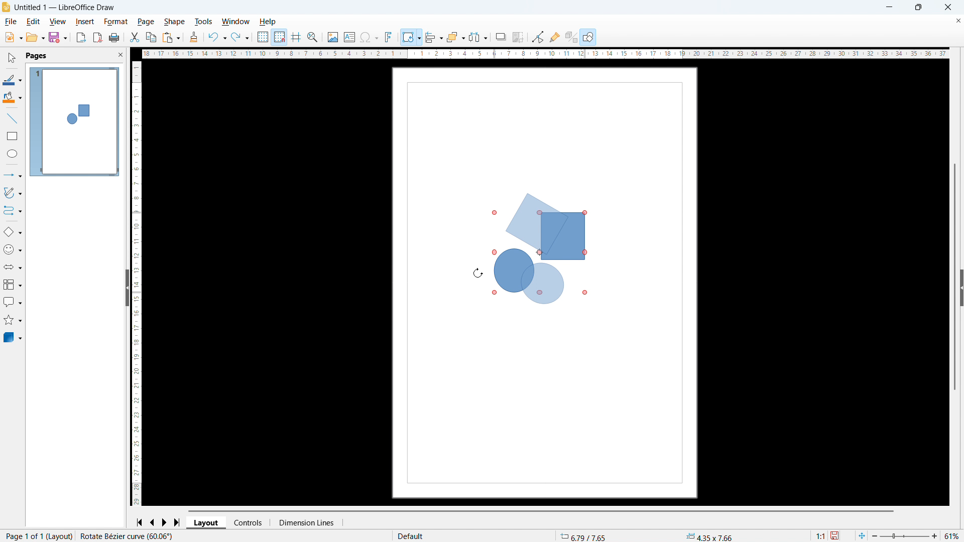 This screenshot has height=542, width=964. What do you see at coordinates (889, 8) in the screenshot?
I see `minimise ` at bounding box center [889, 8].